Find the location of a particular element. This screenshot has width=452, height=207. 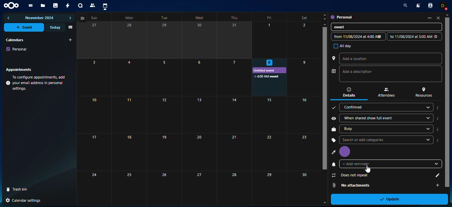

scroll bar is located at coordinates (447, 99).